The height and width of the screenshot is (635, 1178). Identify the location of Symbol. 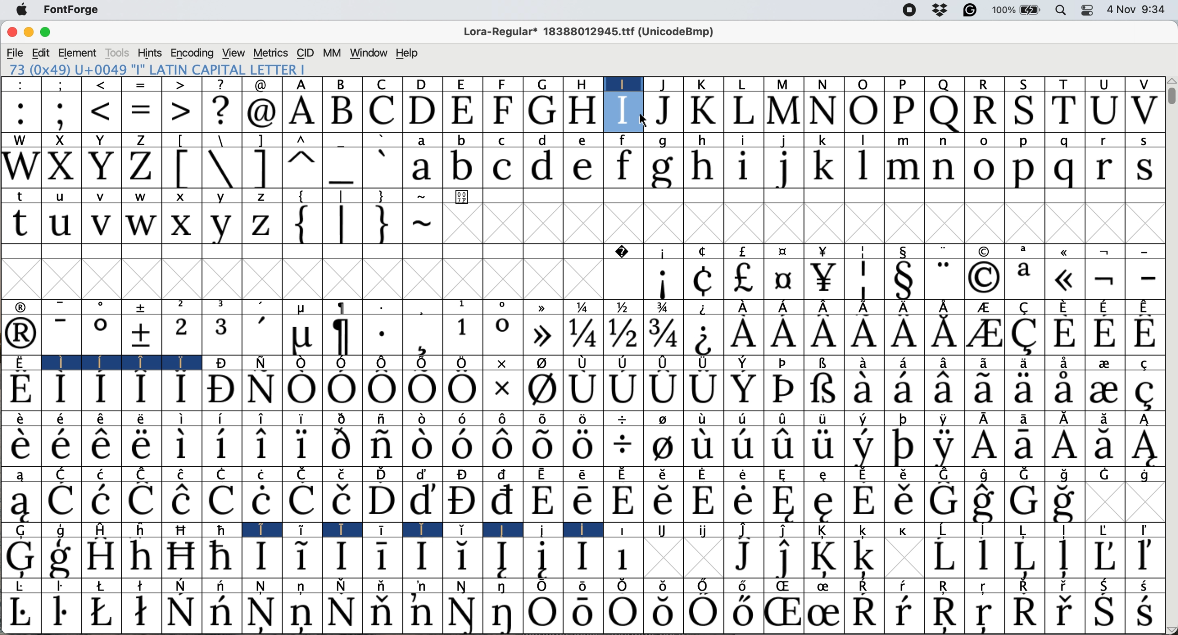
(1066, 419).